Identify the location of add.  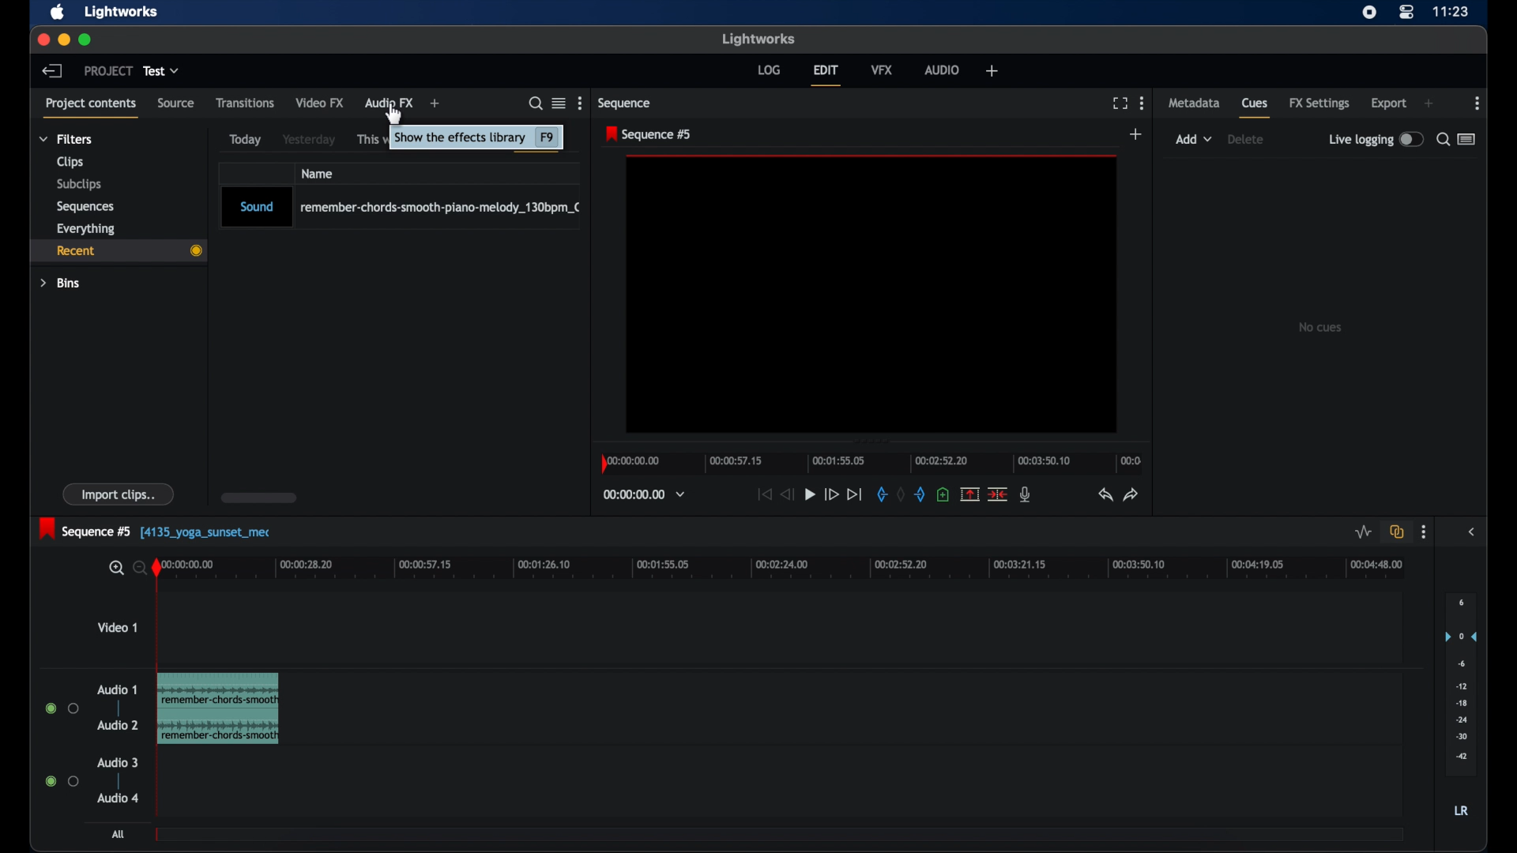
(435, 103).